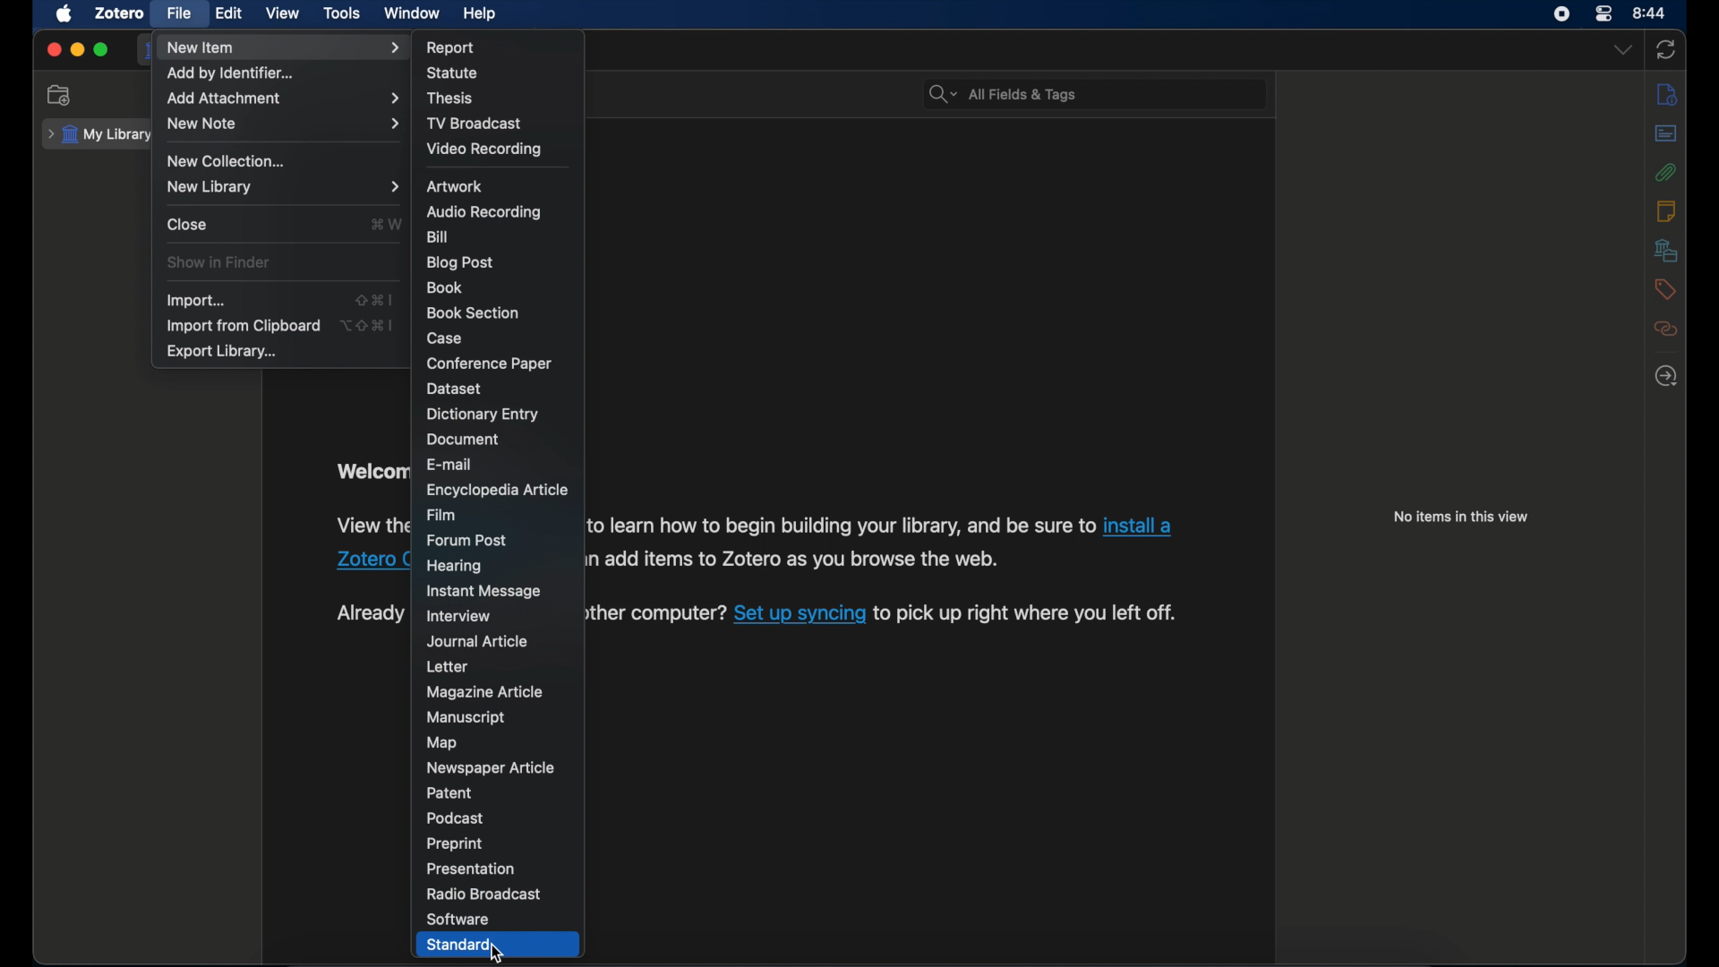 Image resolution: width=1719 pixels, height=967 pixels. Describe the element at coordinates (1667, 96) in the screenshot. I see `info` at that location.